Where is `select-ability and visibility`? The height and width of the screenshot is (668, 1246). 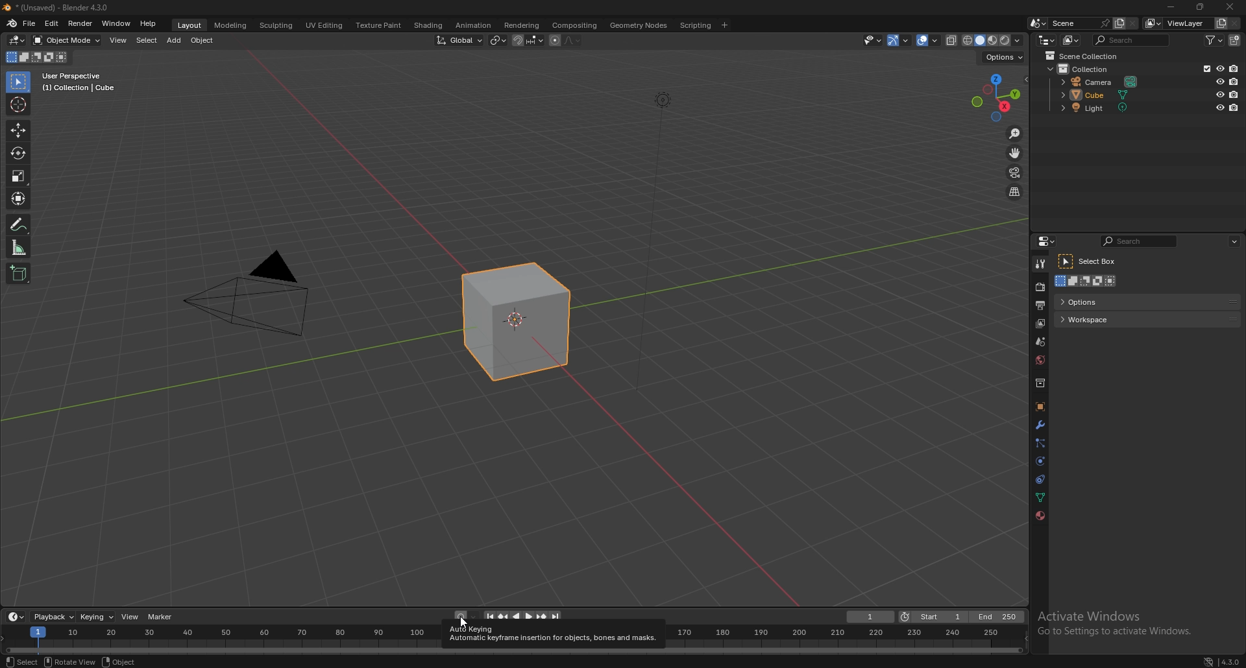 select-ability and visibility is located at coordinates (872, 40).